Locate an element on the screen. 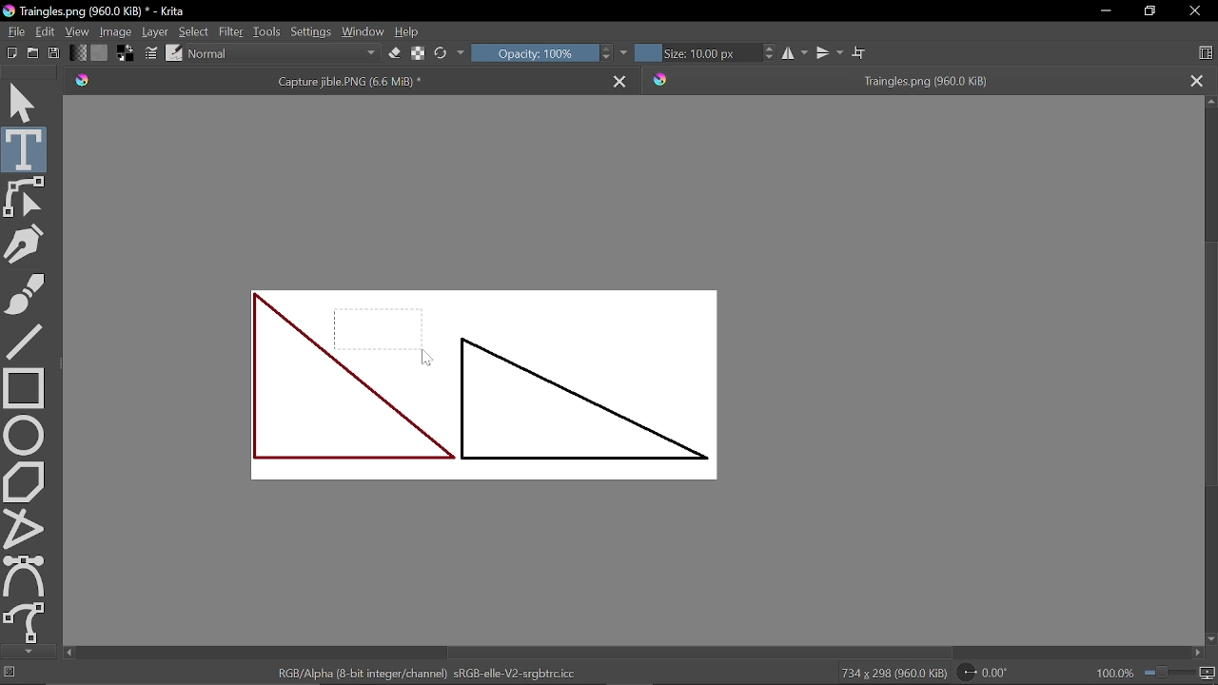 Image resolution: width=1218 pixels, height=685 pixels. Image is located at coordinates (114, 32).